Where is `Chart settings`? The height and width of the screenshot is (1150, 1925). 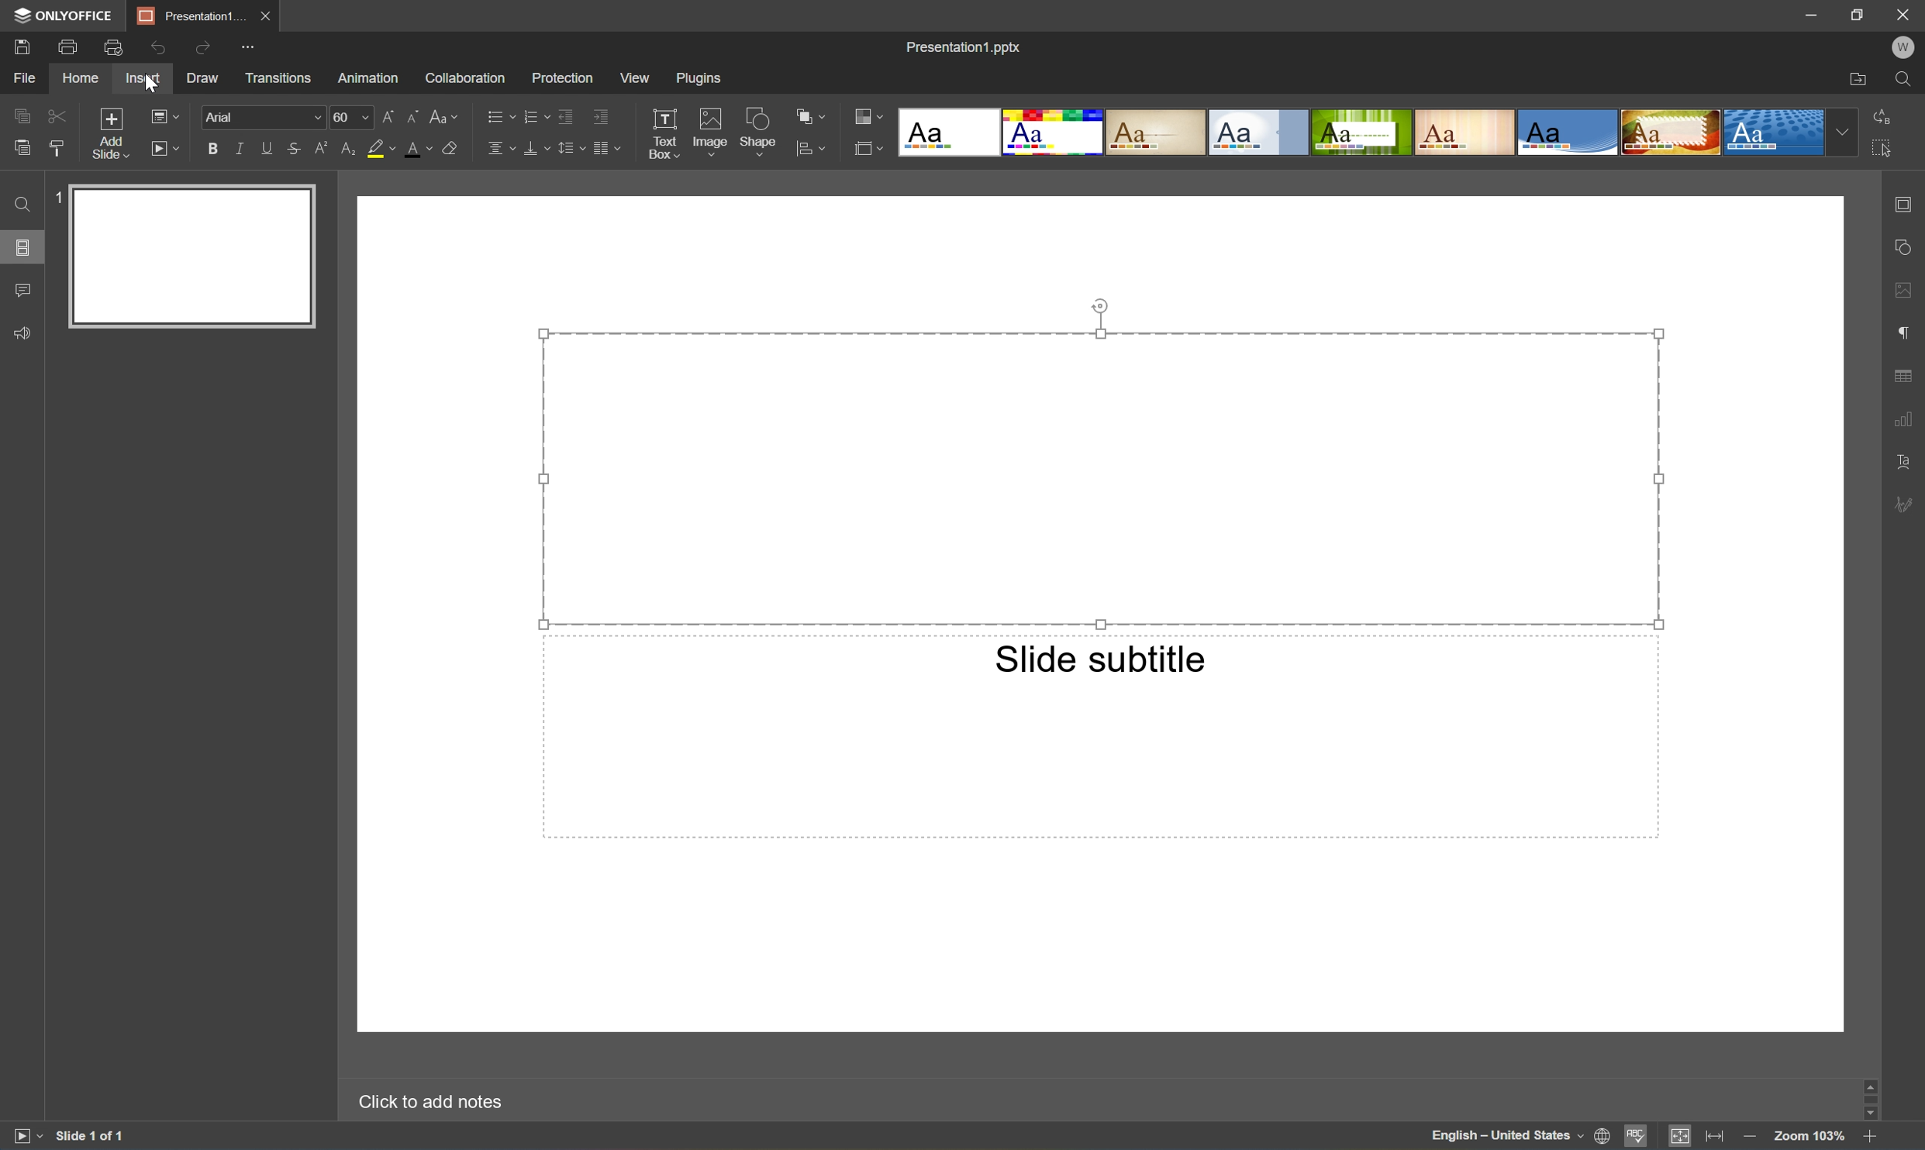
Chart settings is located at coordinates (1905, 421).